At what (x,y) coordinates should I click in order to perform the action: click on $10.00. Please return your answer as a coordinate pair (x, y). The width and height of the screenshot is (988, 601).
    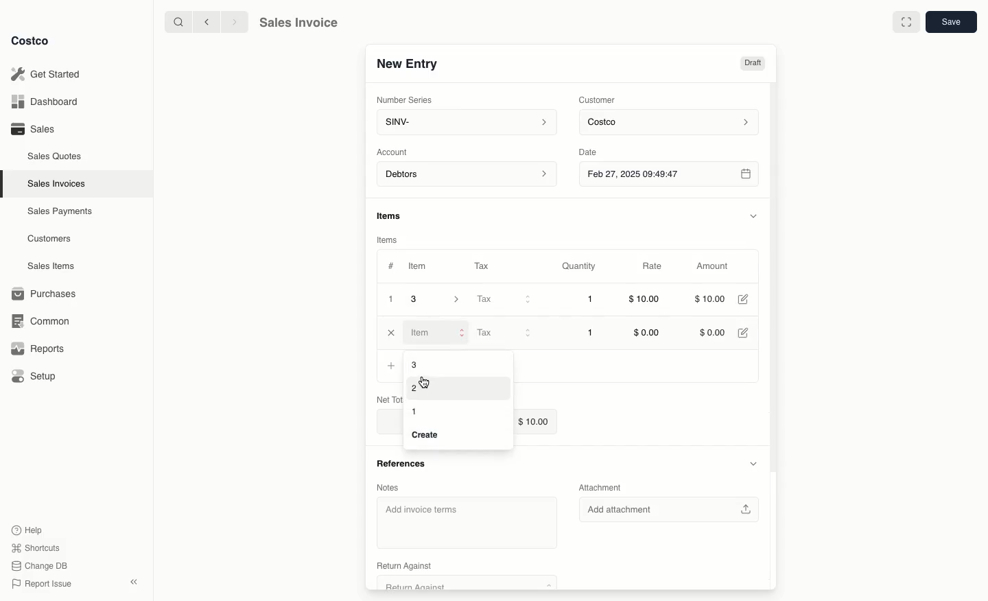
    Looking at the image, I should click on (713, 298).